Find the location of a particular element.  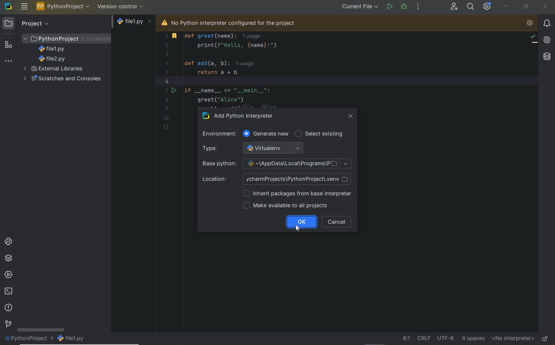

version control is located at coordinates (8, 325).